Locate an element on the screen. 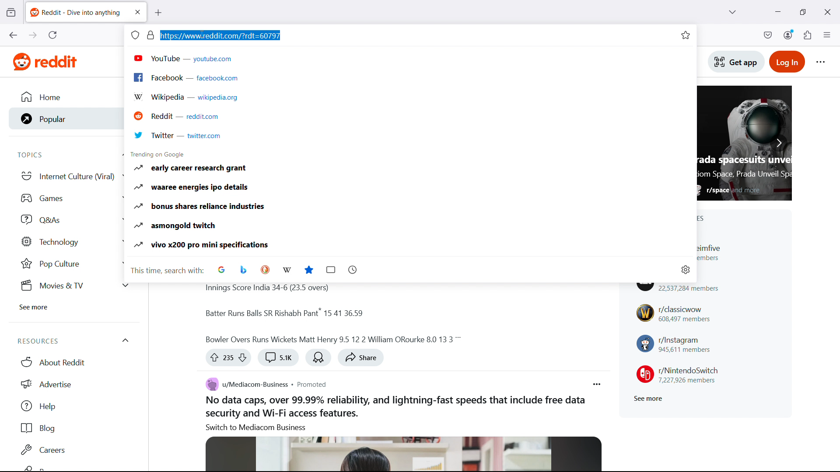 This screenshot has width=840, height=472. save to pocket is located at coordinates (768, 35).